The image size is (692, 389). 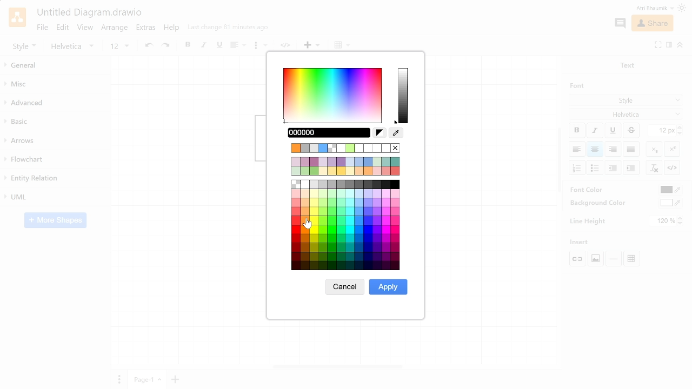 What do you see at coordinates (634, 258) in the screenshot?
I see `Table` at bounding box center [634, 258].